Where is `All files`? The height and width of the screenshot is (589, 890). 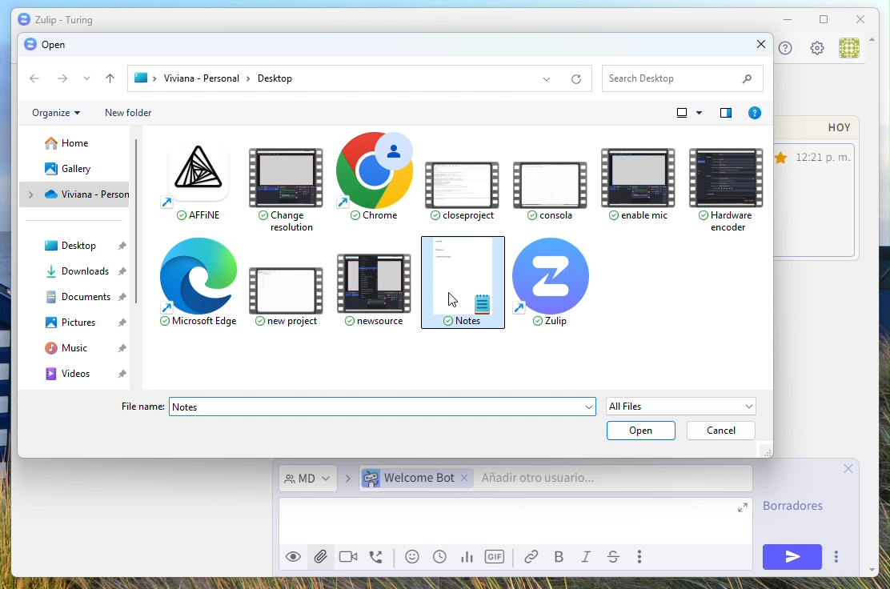
All files is located at coordinates (684, 406).